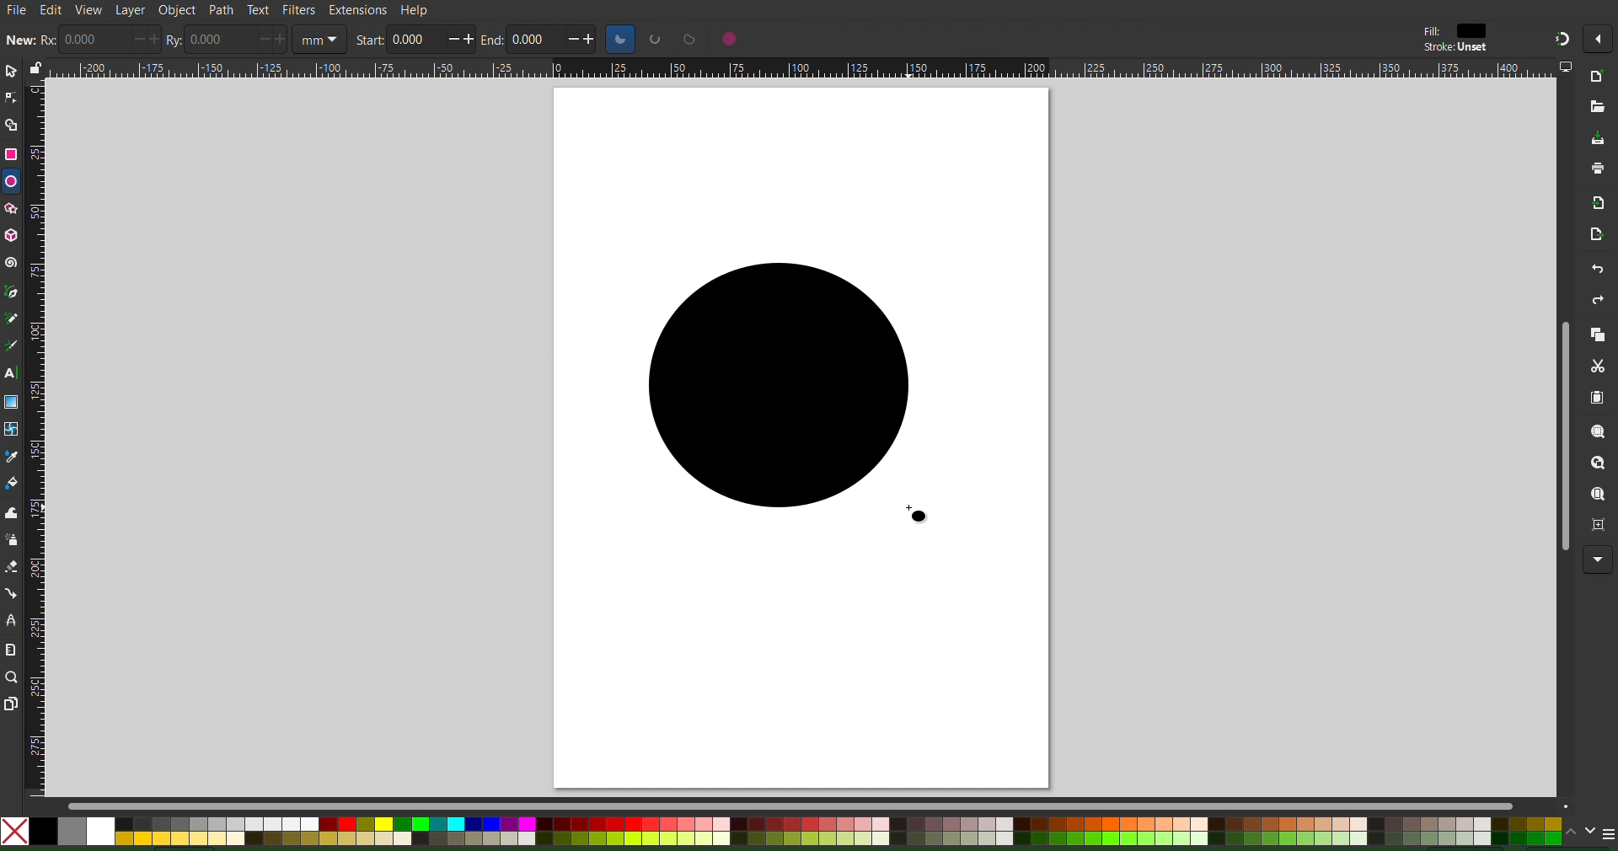 Image resolution: width=1618 pixels, height=851 pixels. What do you see at coordinates (12, 154) in the screenshot?
I see `Rectangle` at bounding box center [12, 154].